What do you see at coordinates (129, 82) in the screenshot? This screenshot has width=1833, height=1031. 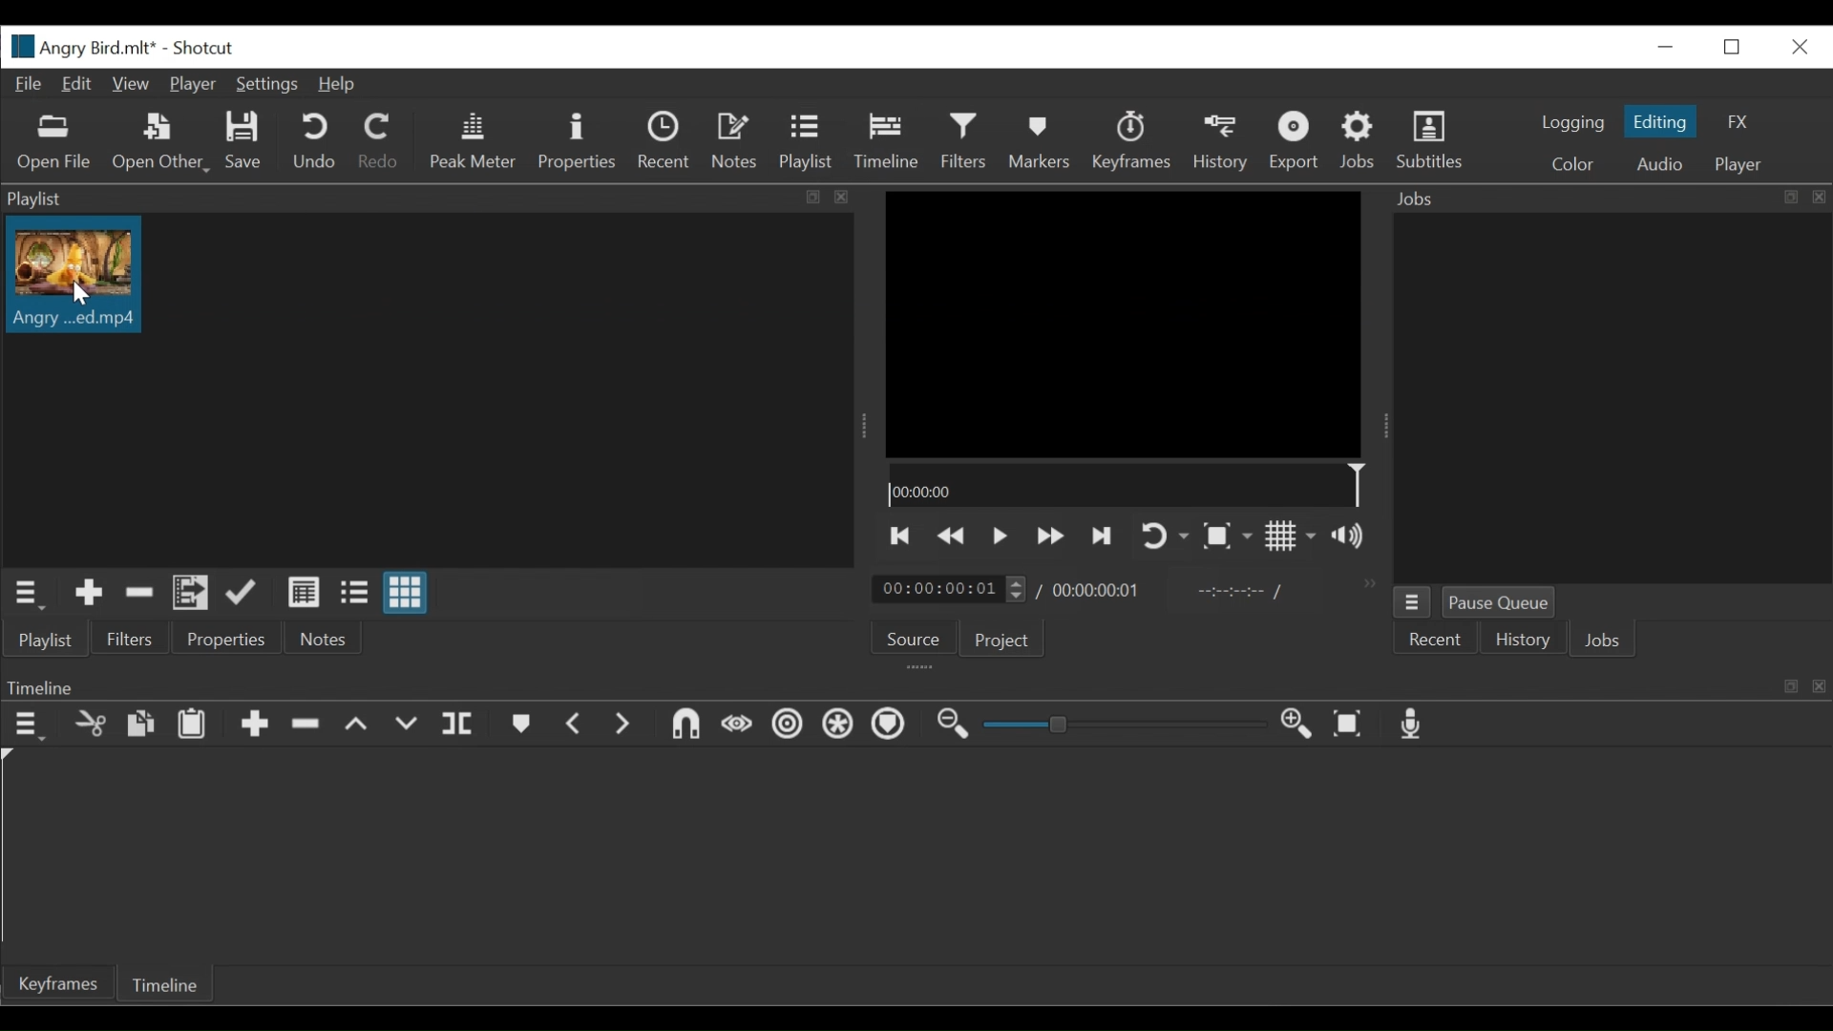 I see `View` at bounding box center [129, 82].